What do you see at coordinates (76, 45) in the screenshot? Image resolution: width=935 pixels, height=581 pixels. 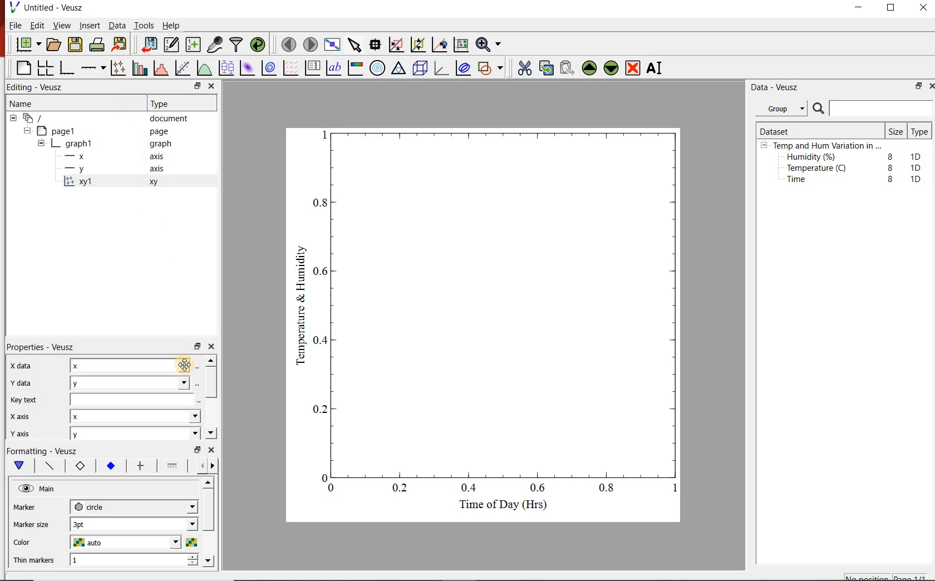 I see `save the document` at bounding box center [76, 45].